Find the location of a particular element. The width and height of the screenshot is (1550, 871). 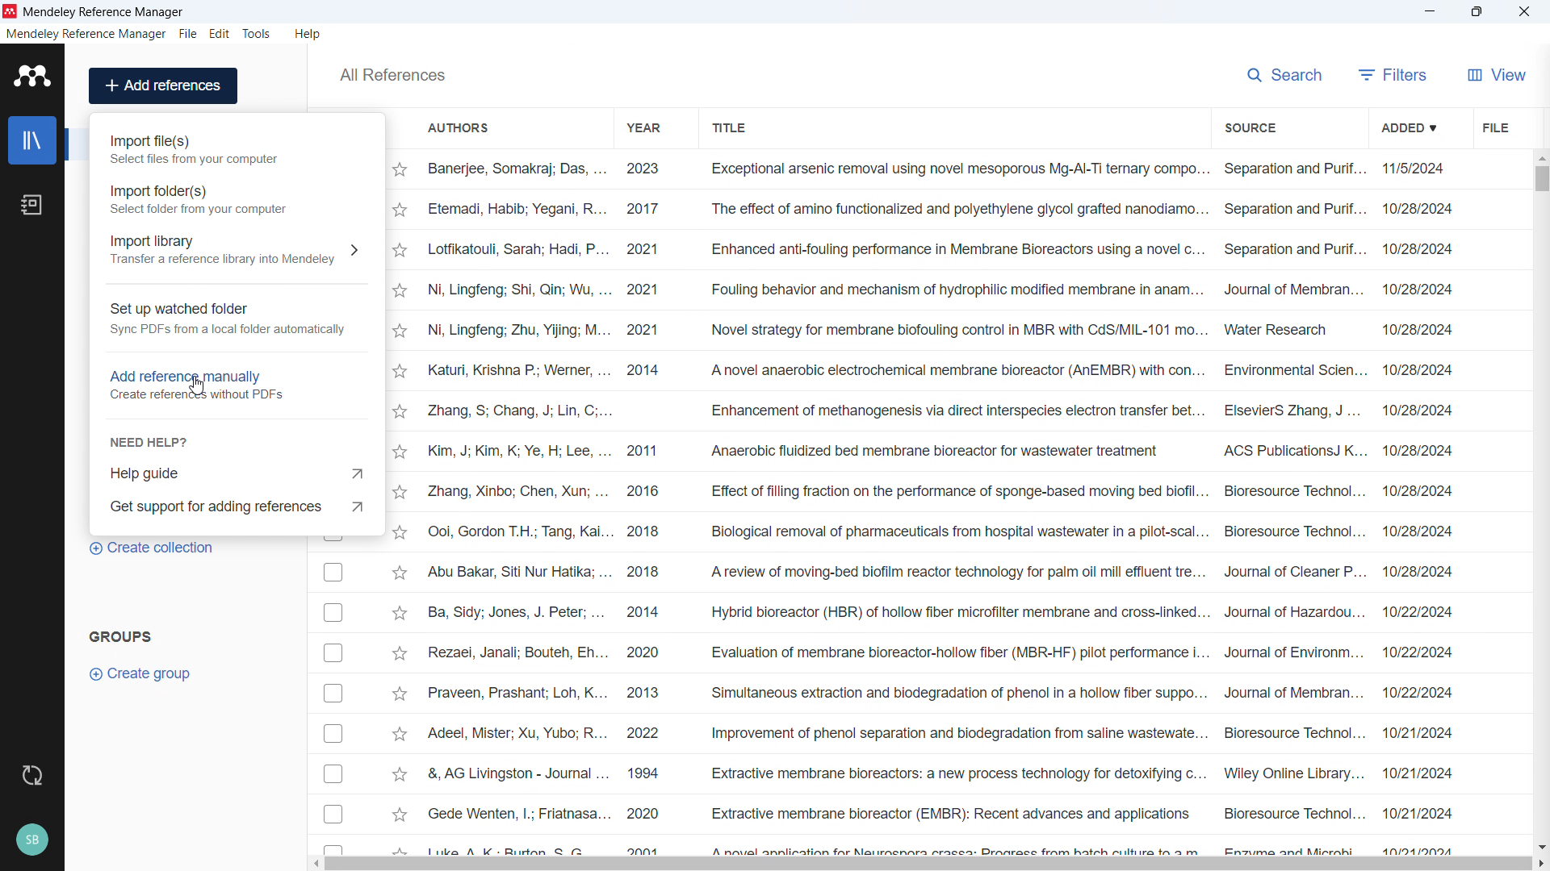

Import files  is located at coordinates (237, 149).